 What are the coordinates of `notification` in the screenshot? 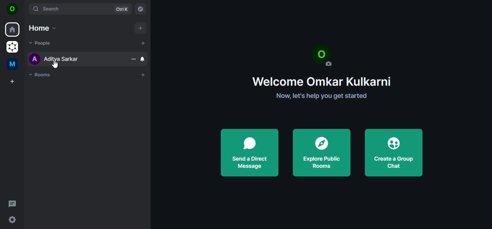 It's located at (143, 59).